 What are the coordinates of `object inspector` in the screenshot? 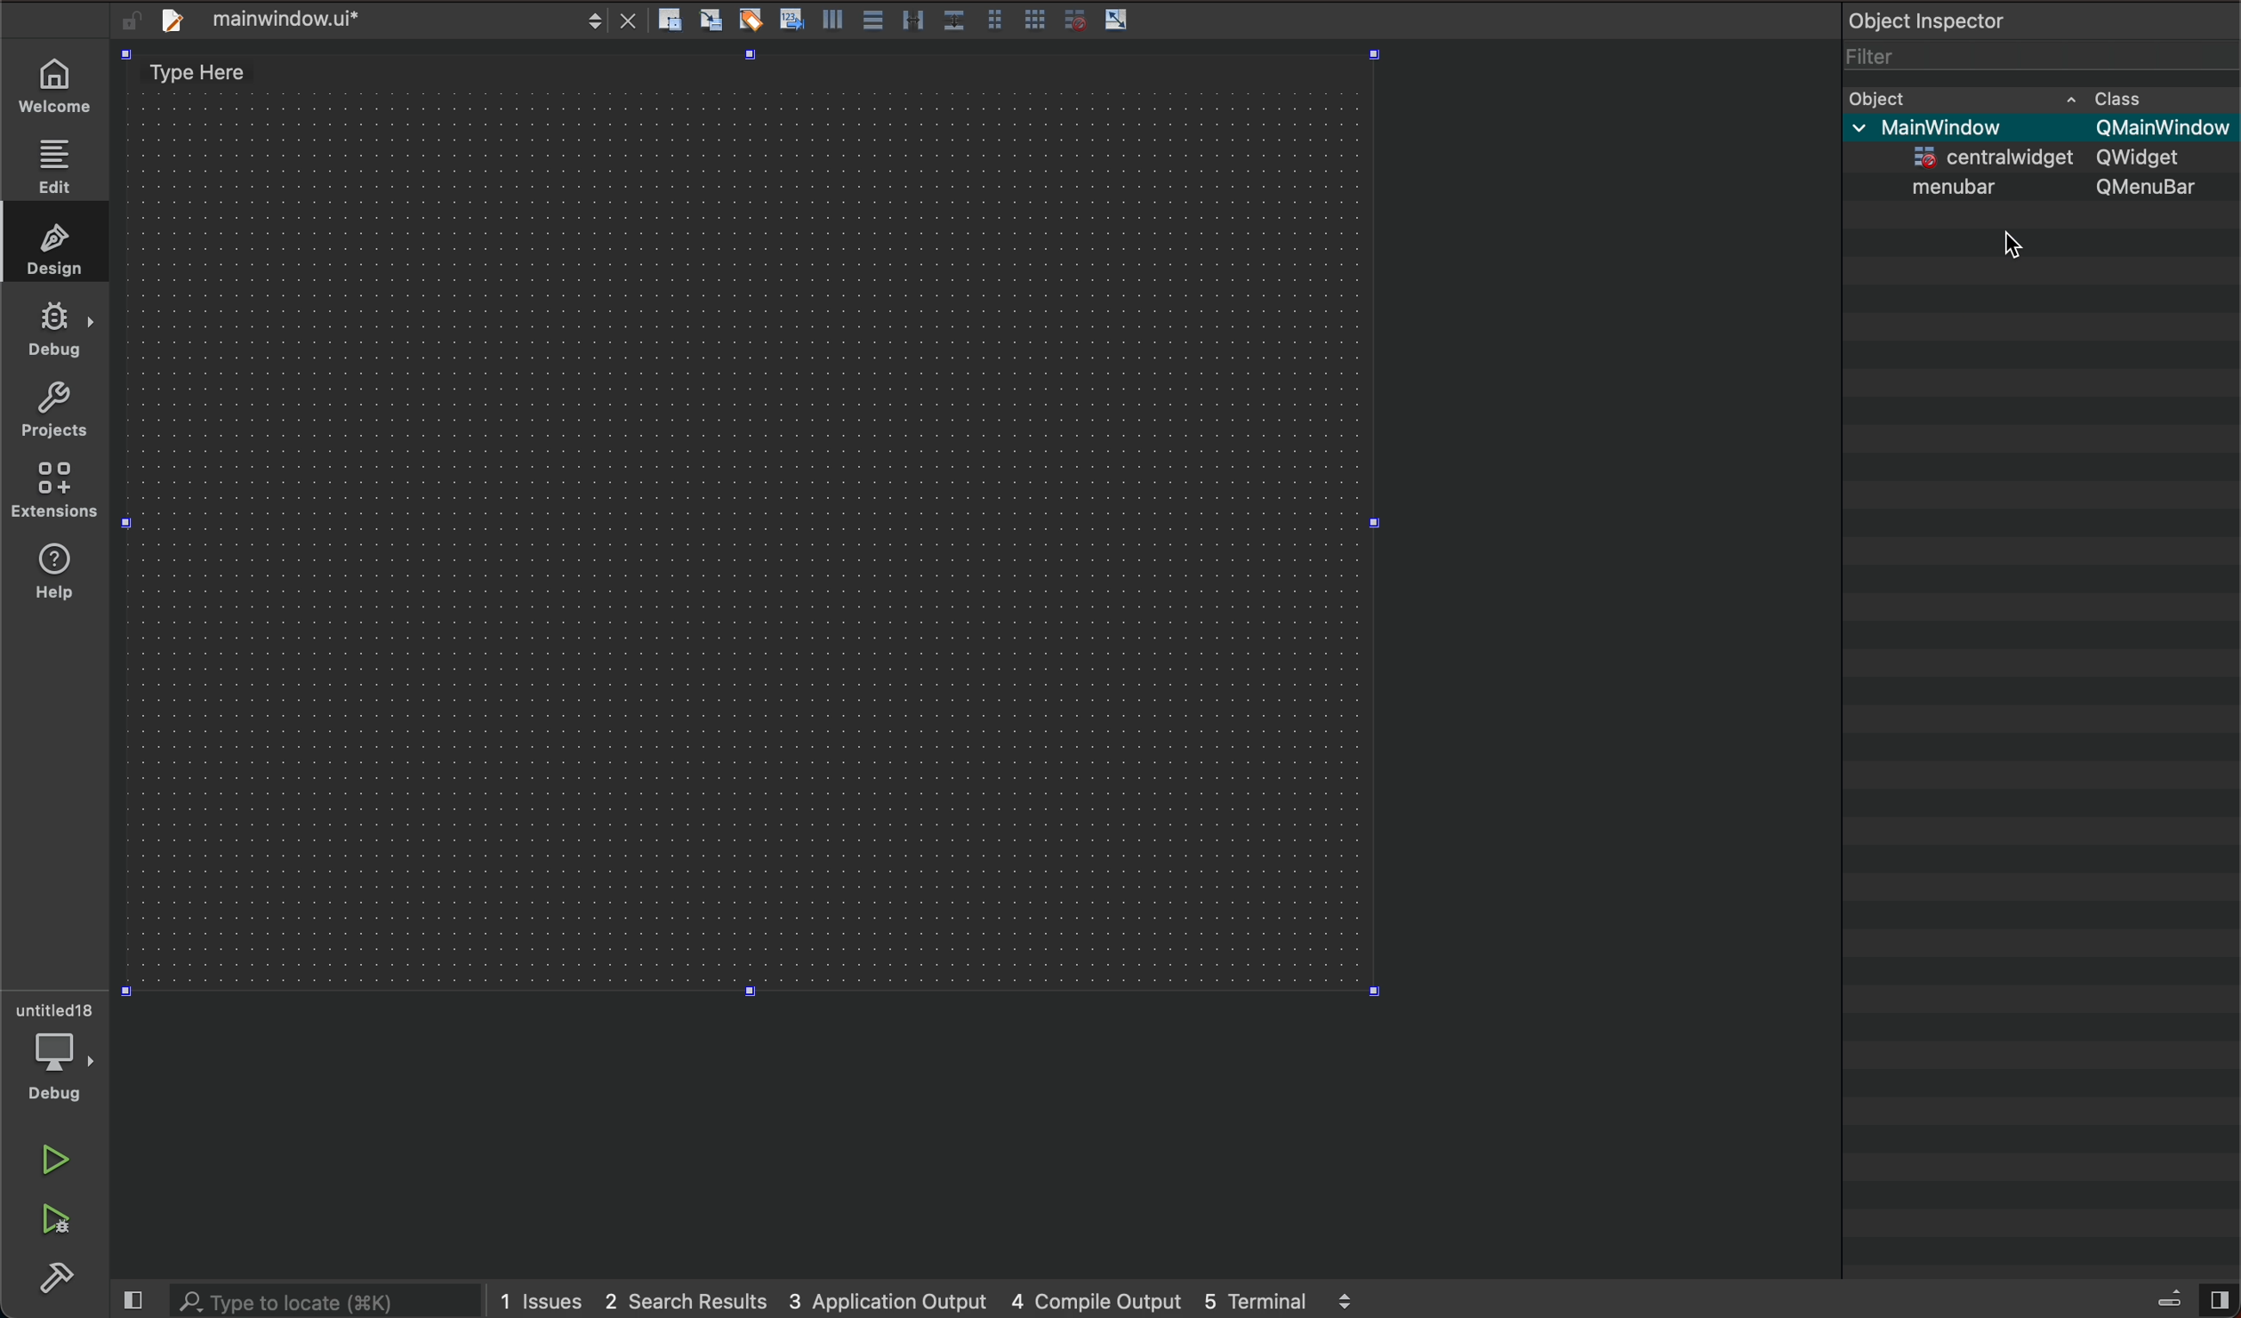 It's located at (2039, 19).